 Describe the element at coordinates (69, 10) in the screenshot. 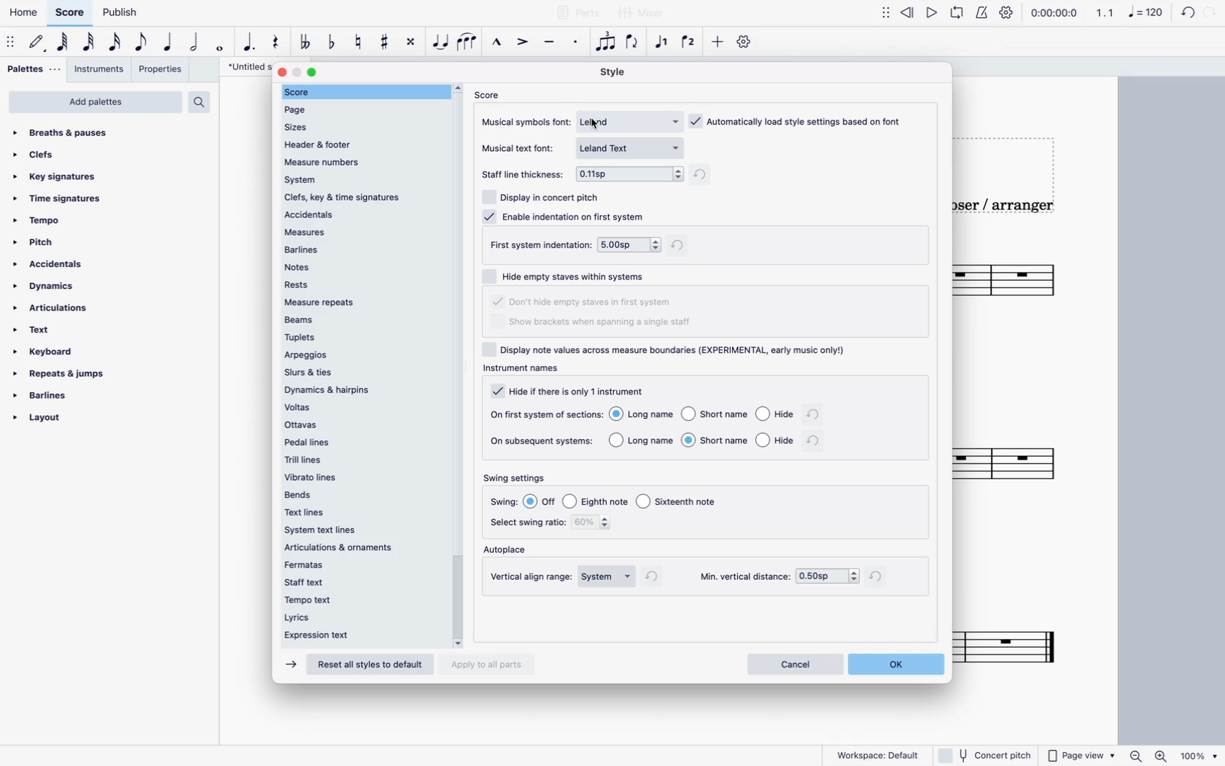

I see `Score` at that location.